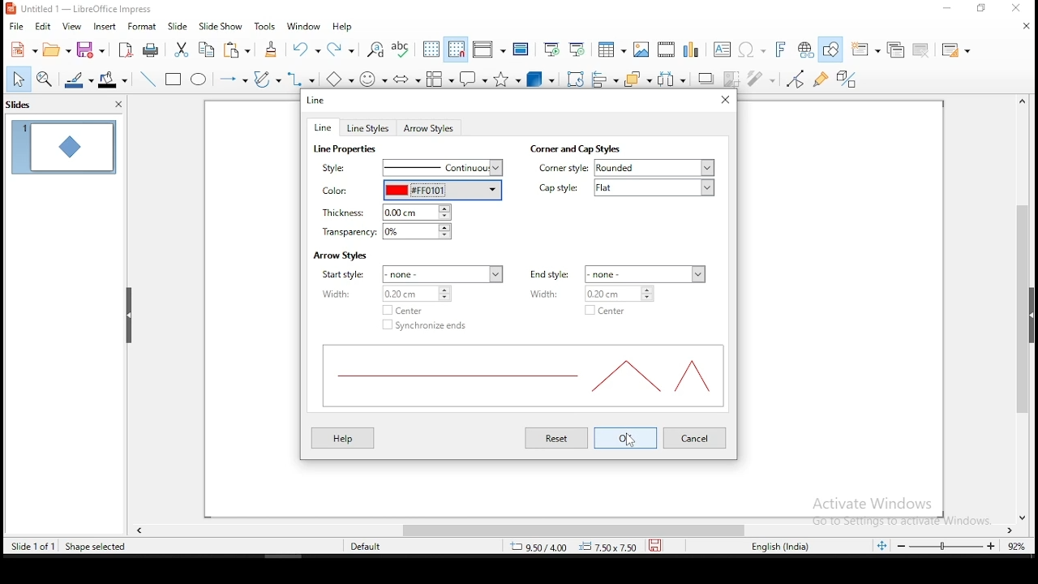 Image resolution: width=1038 pixels, height=584 pixels. Describe the element at coordinates (1019, 312) in the screenshot. I see `scroll bar` at that location.